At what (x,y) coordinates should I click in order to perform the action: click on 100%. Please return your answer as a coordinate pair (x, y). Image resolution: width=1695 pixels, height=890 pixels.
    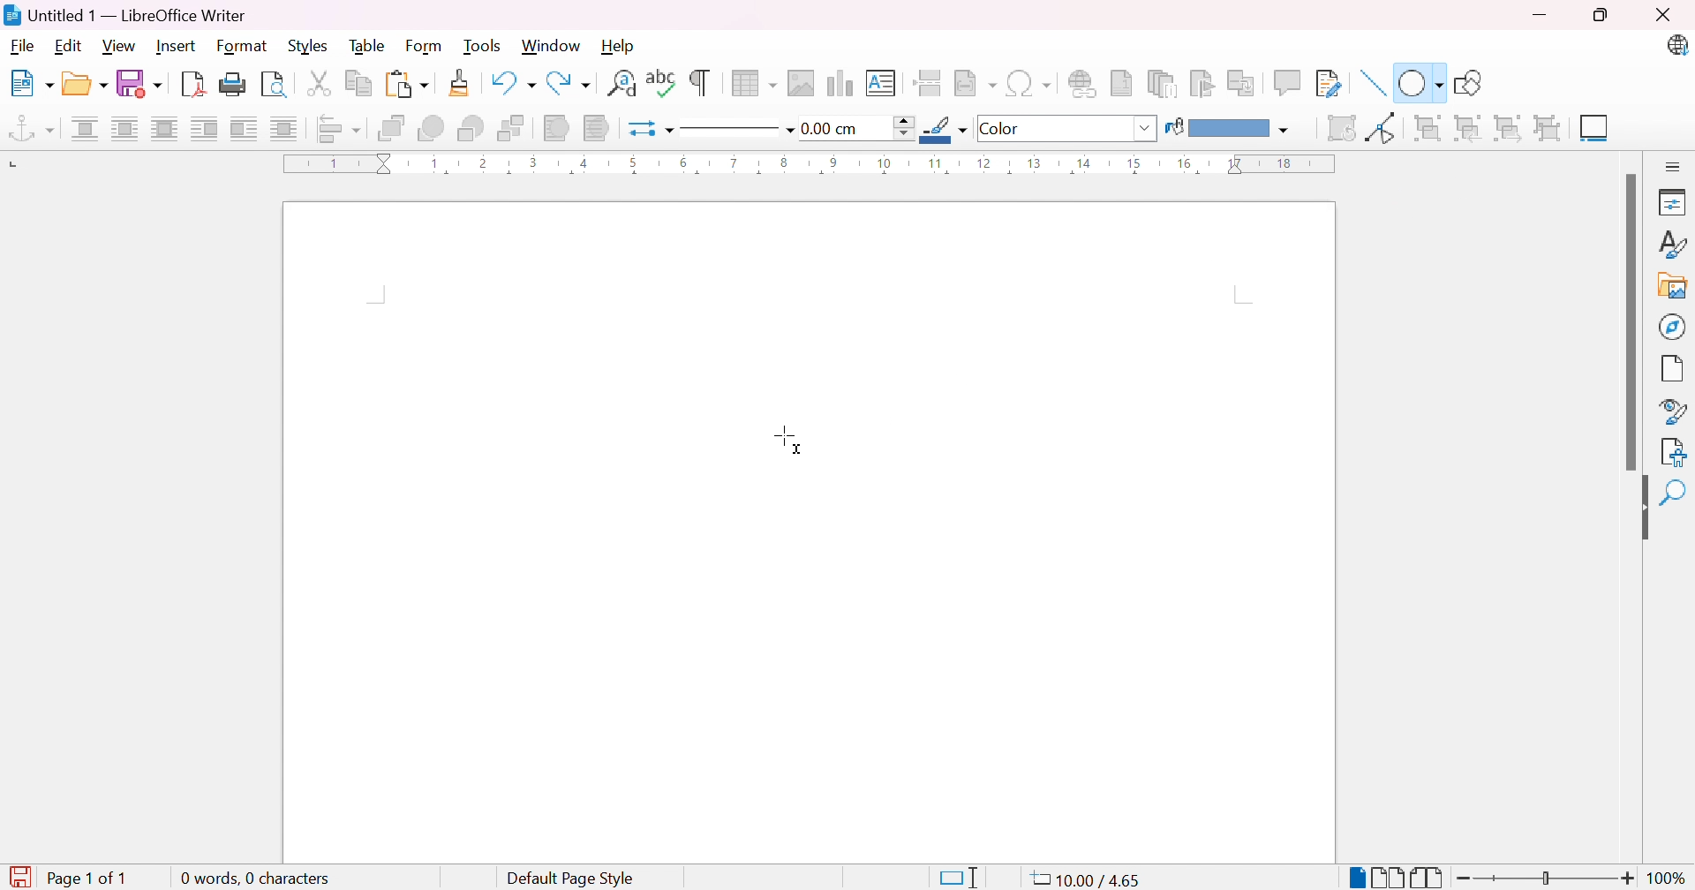
    Looking at the image, I should click on (1669, 879).